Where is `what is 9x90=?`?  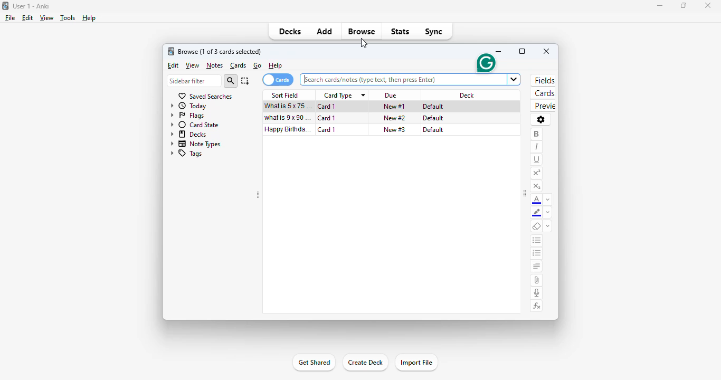 what is 9x90=? is located at coordinates (287, 117).